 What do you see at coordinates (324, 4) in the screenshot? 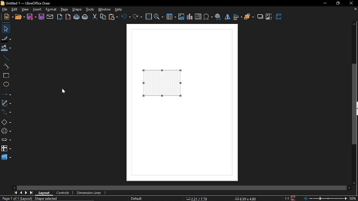
I see `minimize` at bounding box center [324, 4].